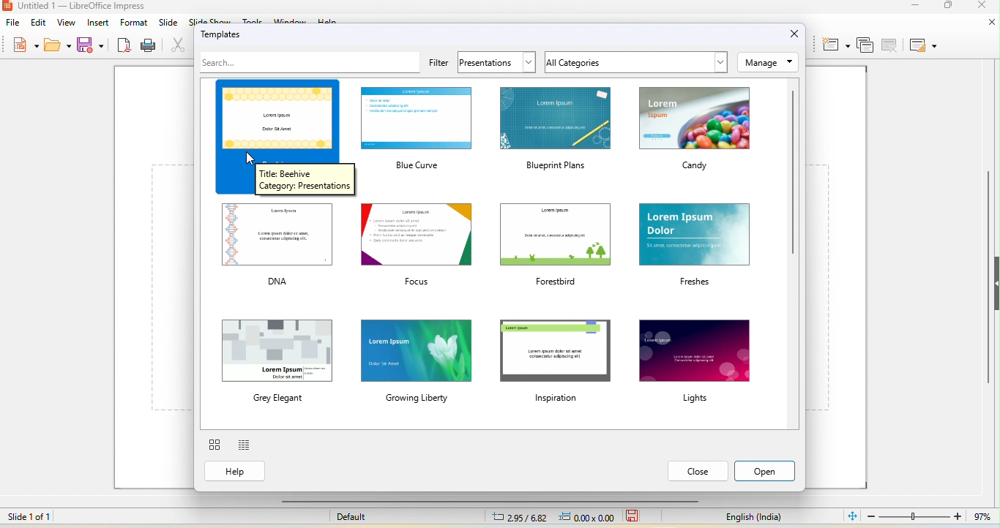  Describe the element at coordinates (796, 33) in the screenshot. I see `close` at that location.